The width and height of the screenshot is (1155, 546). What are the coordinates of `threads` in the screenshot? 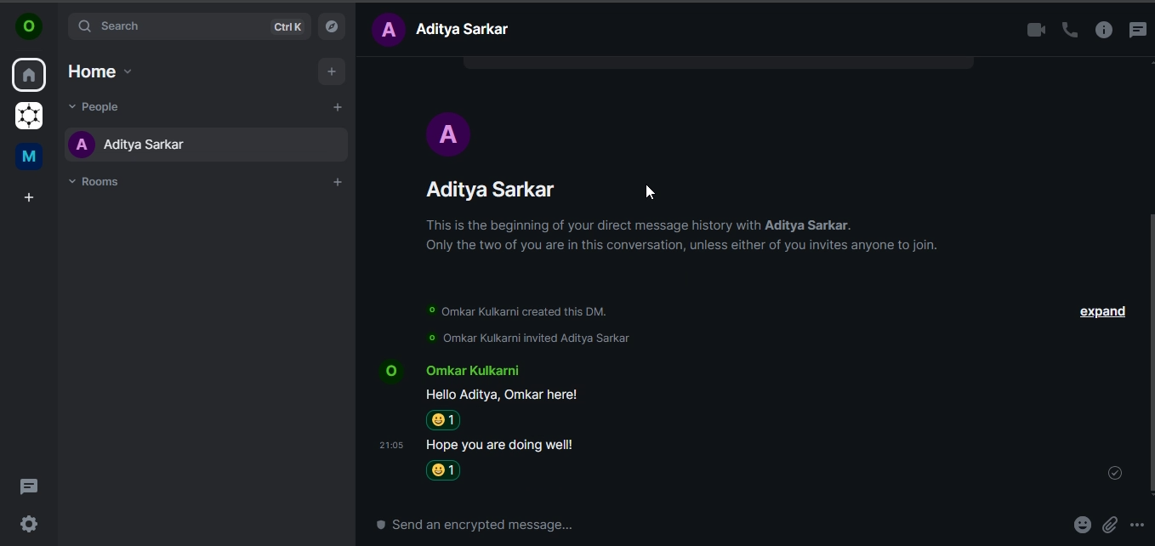 It's located at (1138, 28).